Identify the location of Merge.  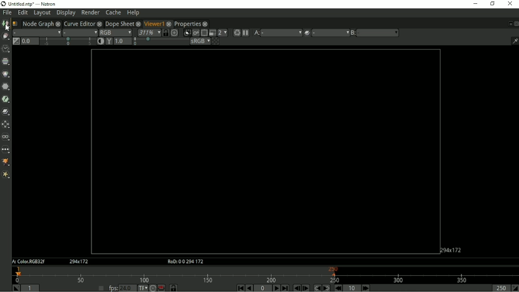
(6, 111).